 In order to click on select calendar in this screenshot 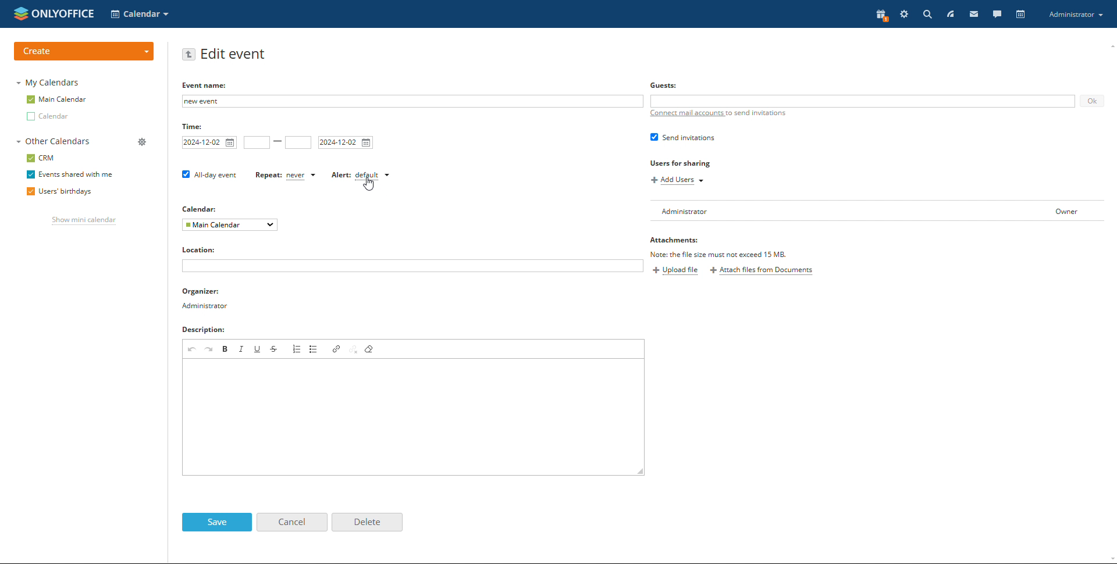, I will do `click(230, 225)`.